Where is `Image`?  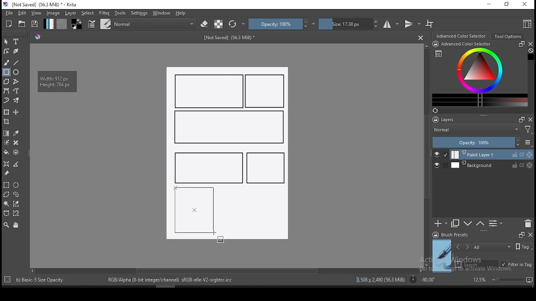 Image is located at coordinates (257, 215).